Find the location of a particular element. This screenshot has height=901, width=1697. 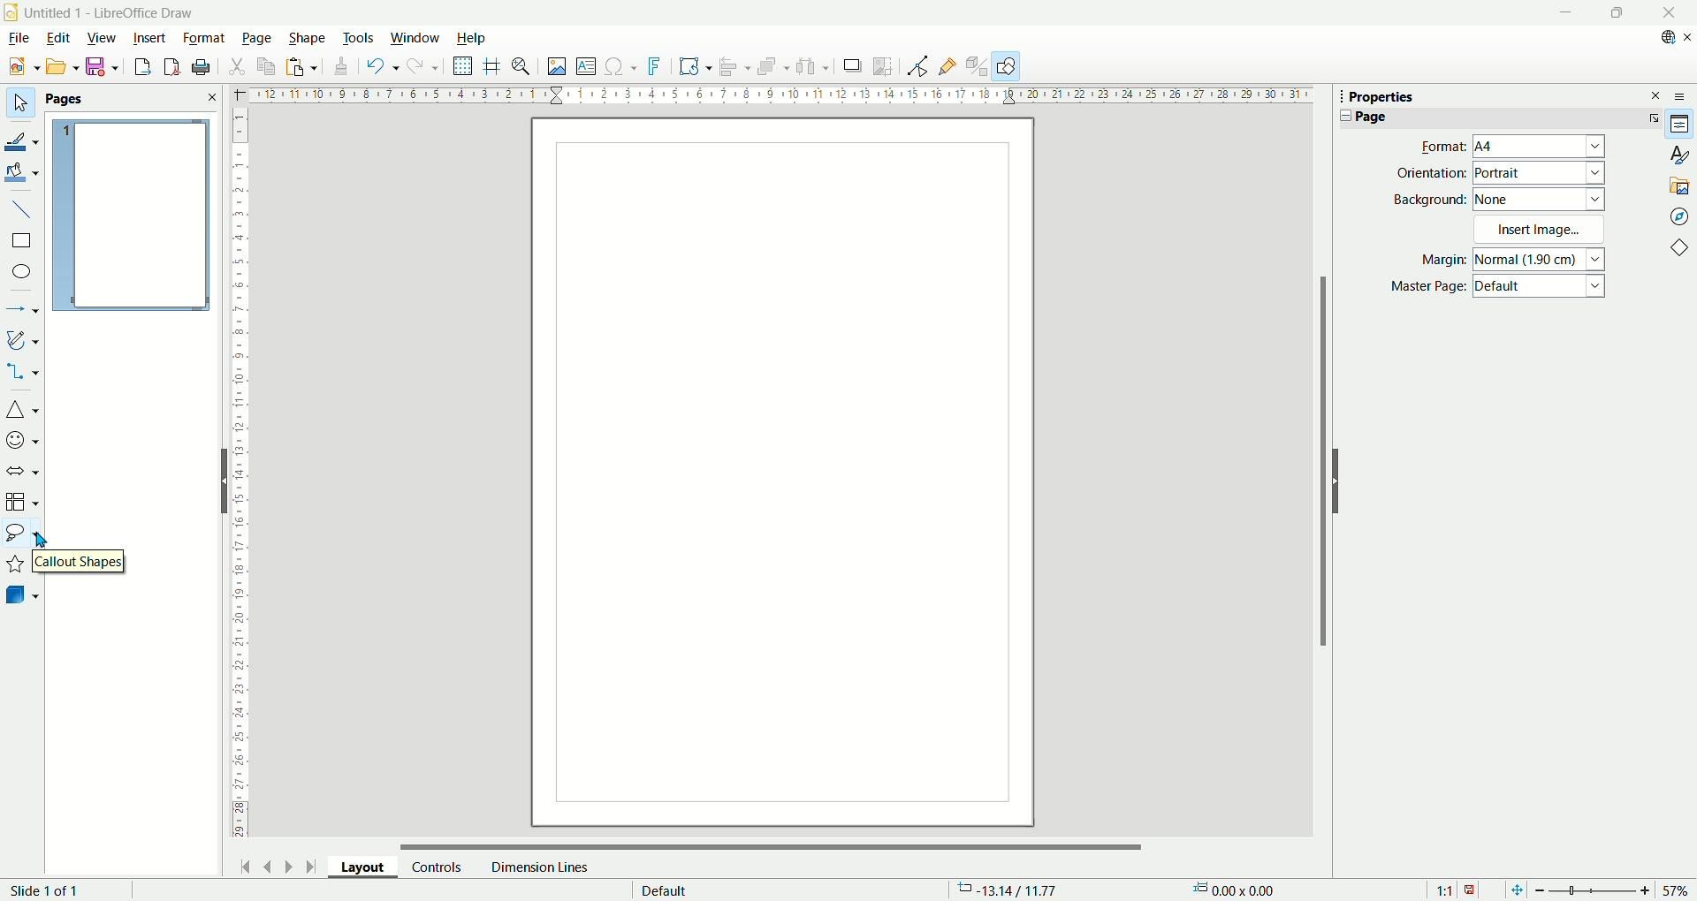

paste is located at coordinates (301, 66).